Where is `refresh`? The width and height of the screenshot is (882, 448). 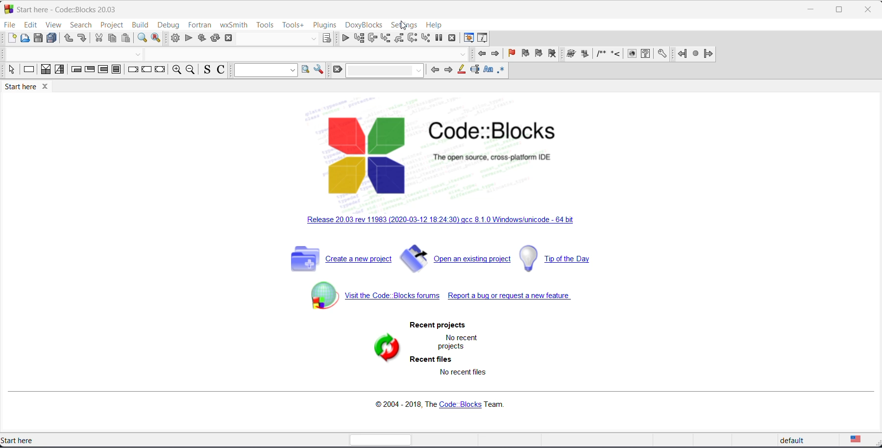 refresh is located at coordinates (385, 350).